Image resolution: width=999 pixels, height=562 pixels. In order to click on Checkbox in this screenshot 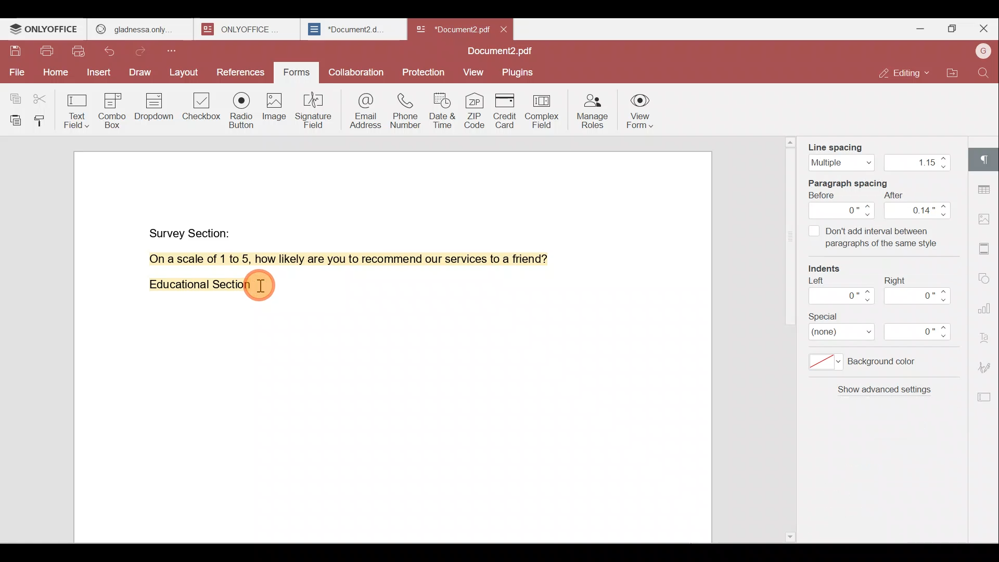, I will do `click(202, 110)`.